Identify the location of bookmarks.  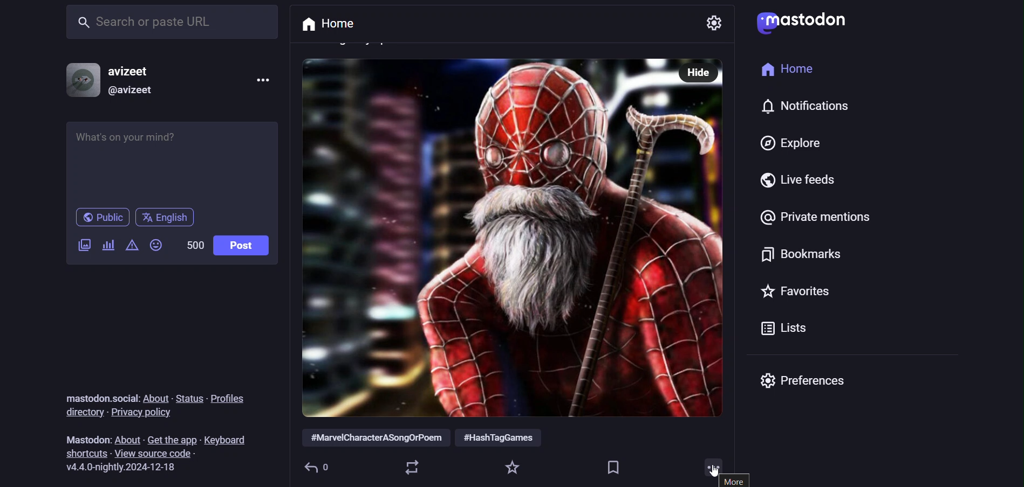
(615, 464).